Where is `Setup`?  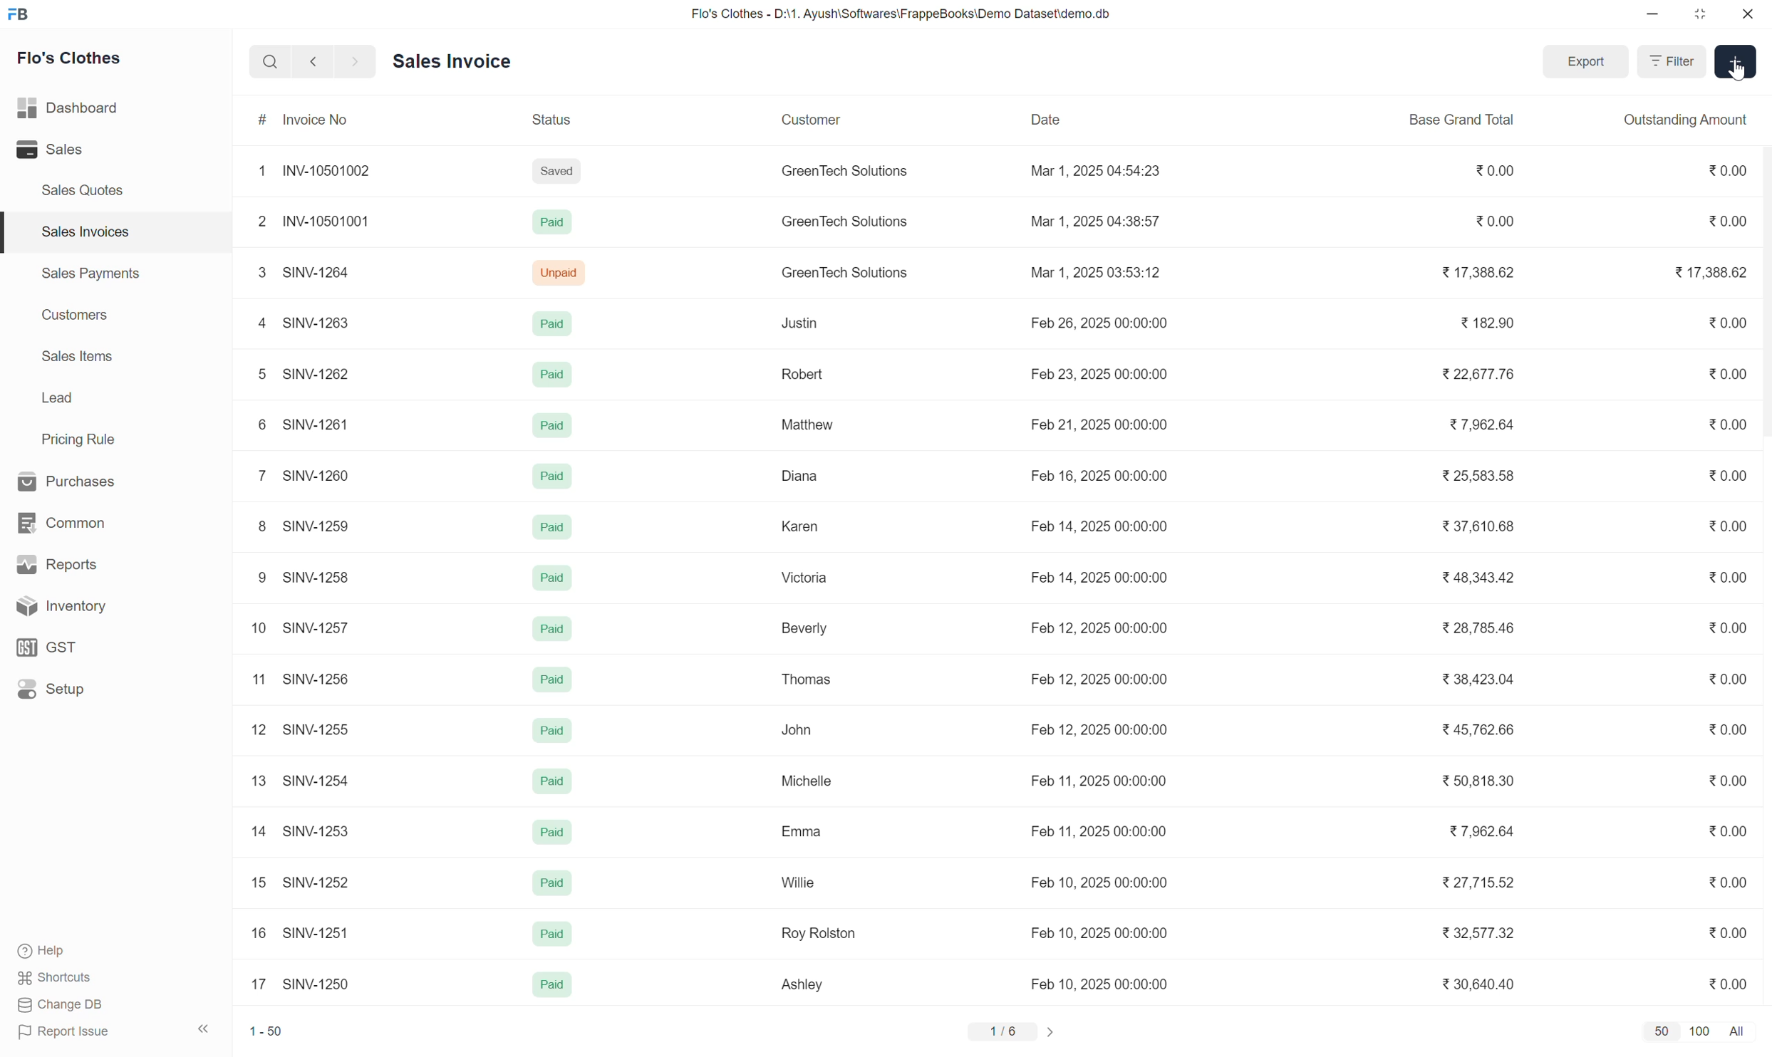
Setup is located at coordinates (103, 694).